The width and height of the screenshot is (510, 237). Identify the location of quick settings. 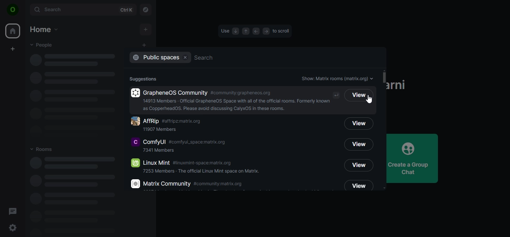
(13, 228).